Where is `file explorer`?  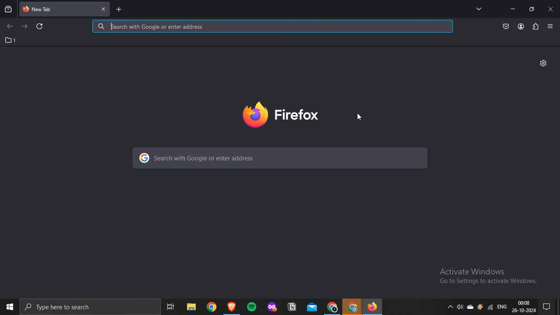 file explorer is located at coordinates (190, 305).